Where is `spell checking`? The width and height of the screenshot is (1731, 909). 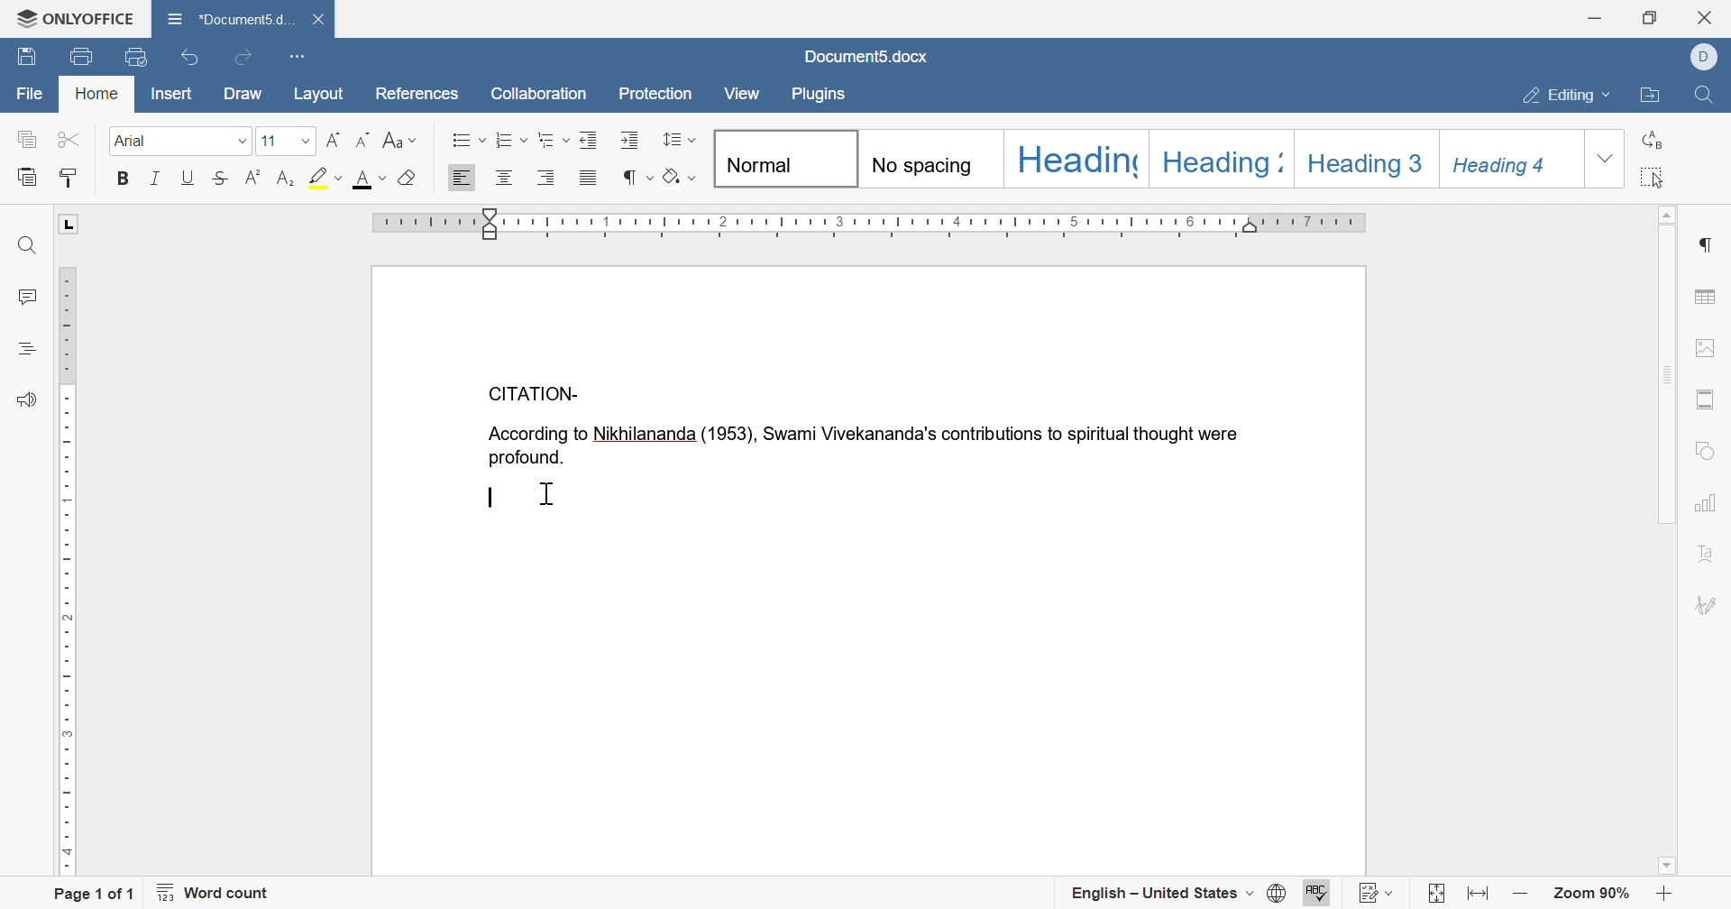 spell checking is located at coordinates (1320, 895).